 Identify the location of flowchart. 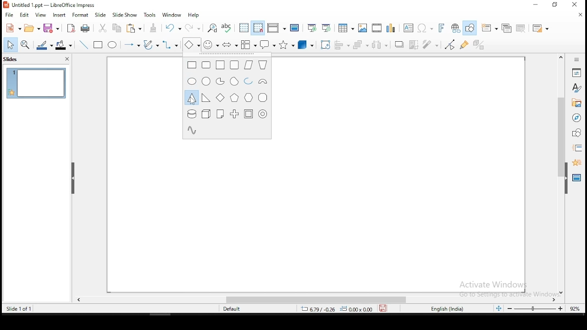
(249, 44).